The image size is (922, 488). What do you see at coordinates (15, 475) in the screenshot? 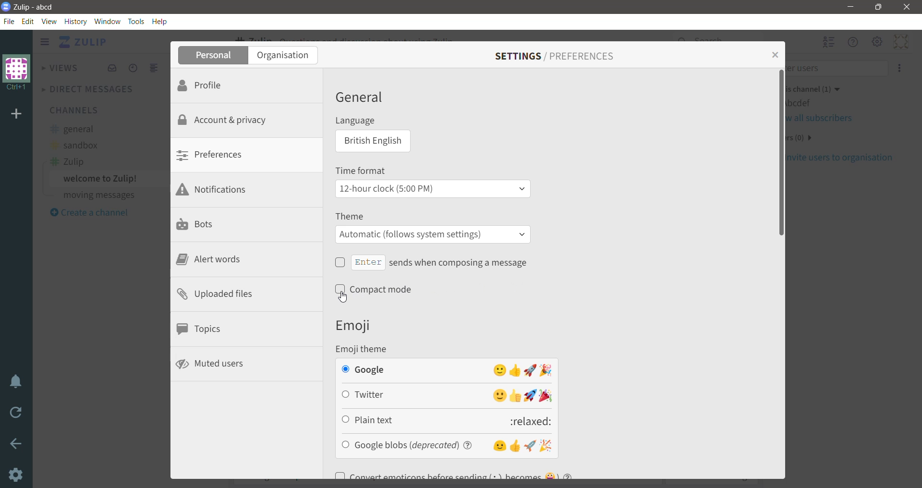
I see `Settings` at bounding box center [15, 475].